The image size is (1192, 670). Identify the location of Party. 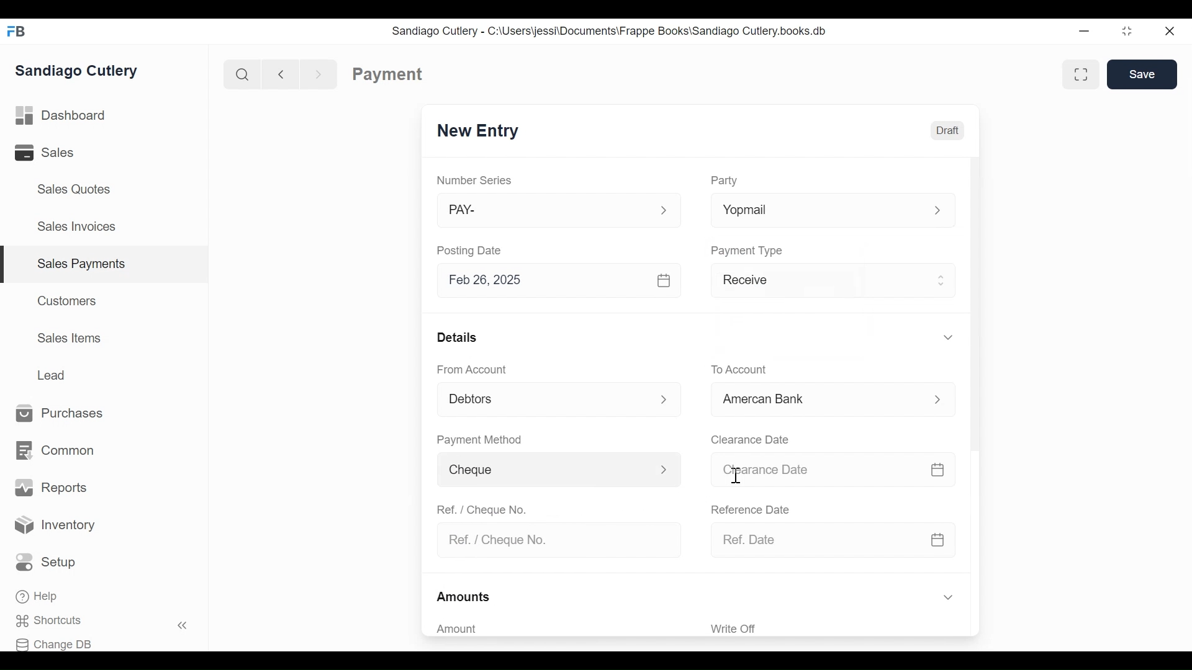
(724, 181).